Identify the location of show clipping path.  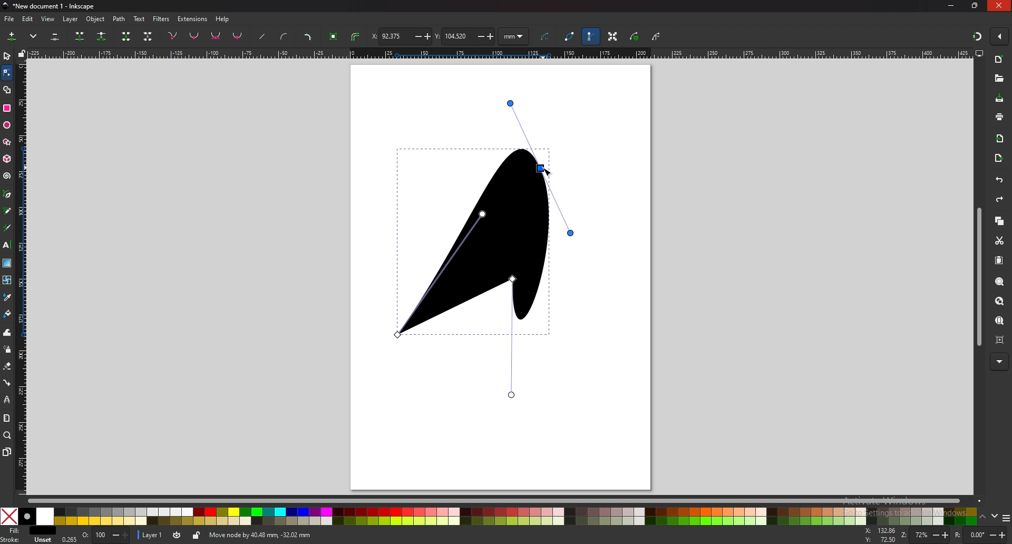
(656, 36).